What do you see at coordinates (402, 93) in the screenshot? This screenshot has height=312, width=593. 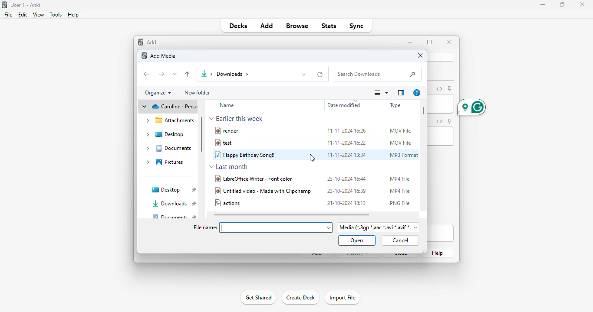 I see `show the preview pane` at bounding box center [402, 93].